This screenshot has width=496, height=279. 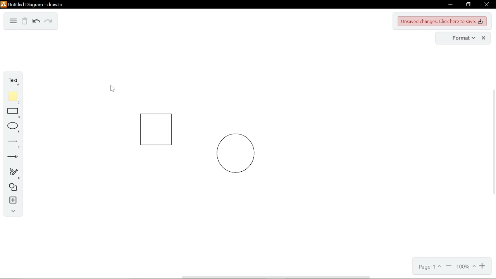 I want to click on redo, so click(x=49, y=21).